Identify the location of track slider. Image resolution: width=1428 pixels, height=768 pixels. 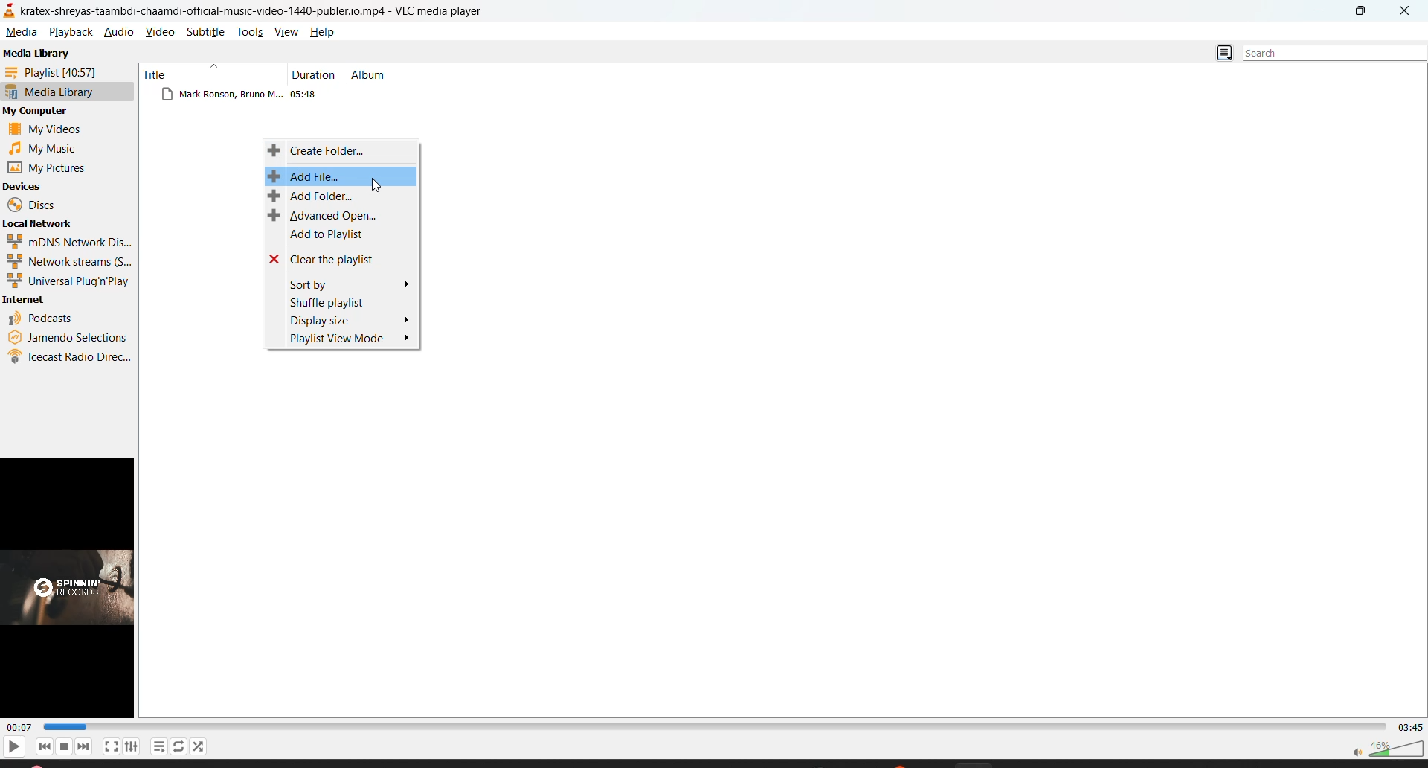
(714, 726).